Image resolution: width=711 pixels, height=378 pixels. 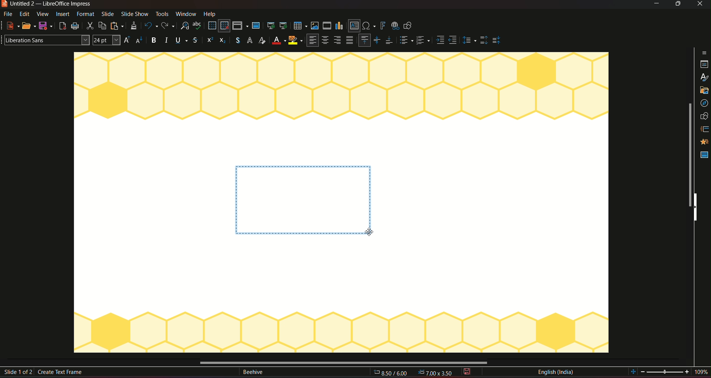 I want to click on font stylre, so click(x=45, y=39).